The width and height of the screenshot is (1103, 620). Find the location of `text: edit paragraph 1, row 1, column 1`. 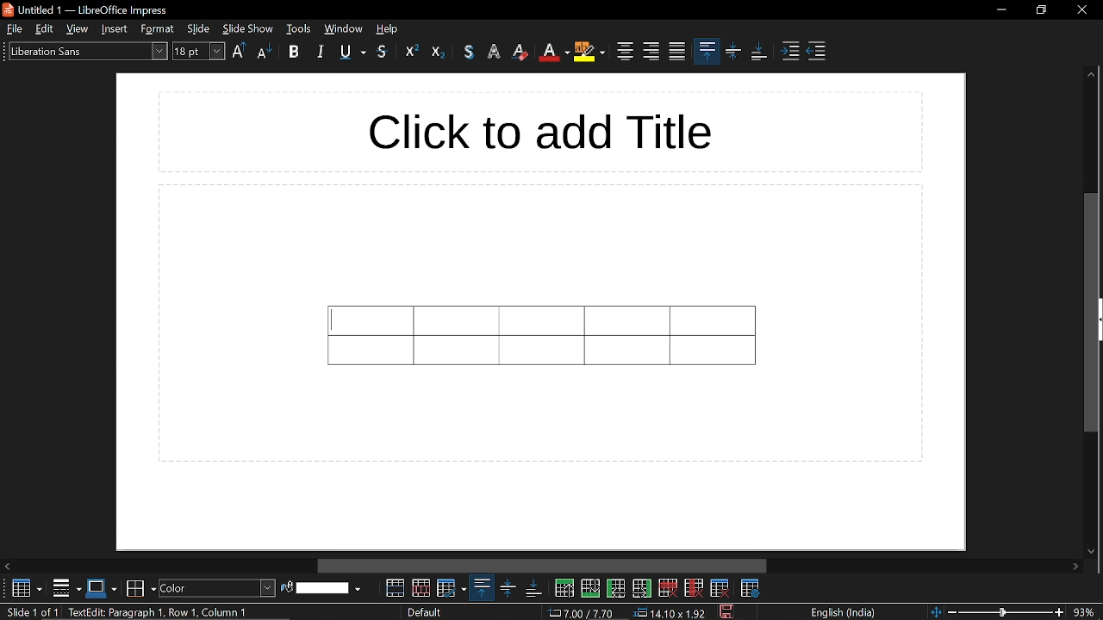

text: edit paragraph 1, row 1, column 1 is located at coordinates (156, 612).